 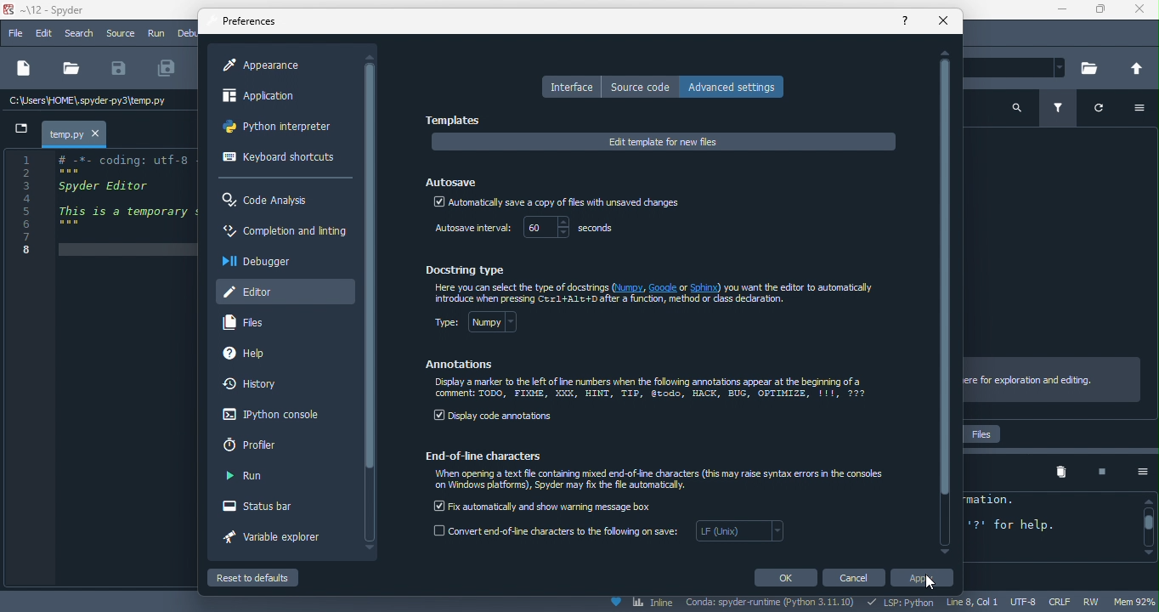 What do you see at coordinates (1099, 12) in the screenshot?
I see `maximize` at bounding box center [1099, 12].